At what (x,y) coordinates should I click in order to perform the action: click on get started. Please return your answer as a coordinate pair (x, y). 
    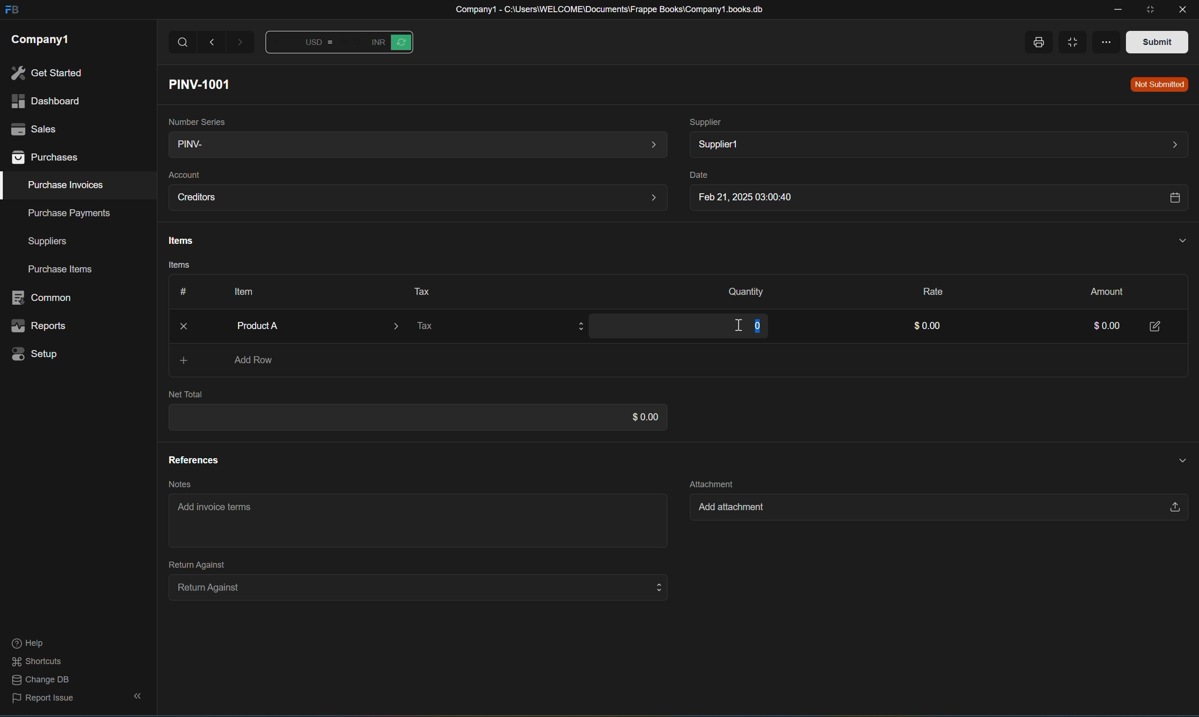
    Looking at the image, I should click on (46, 73).